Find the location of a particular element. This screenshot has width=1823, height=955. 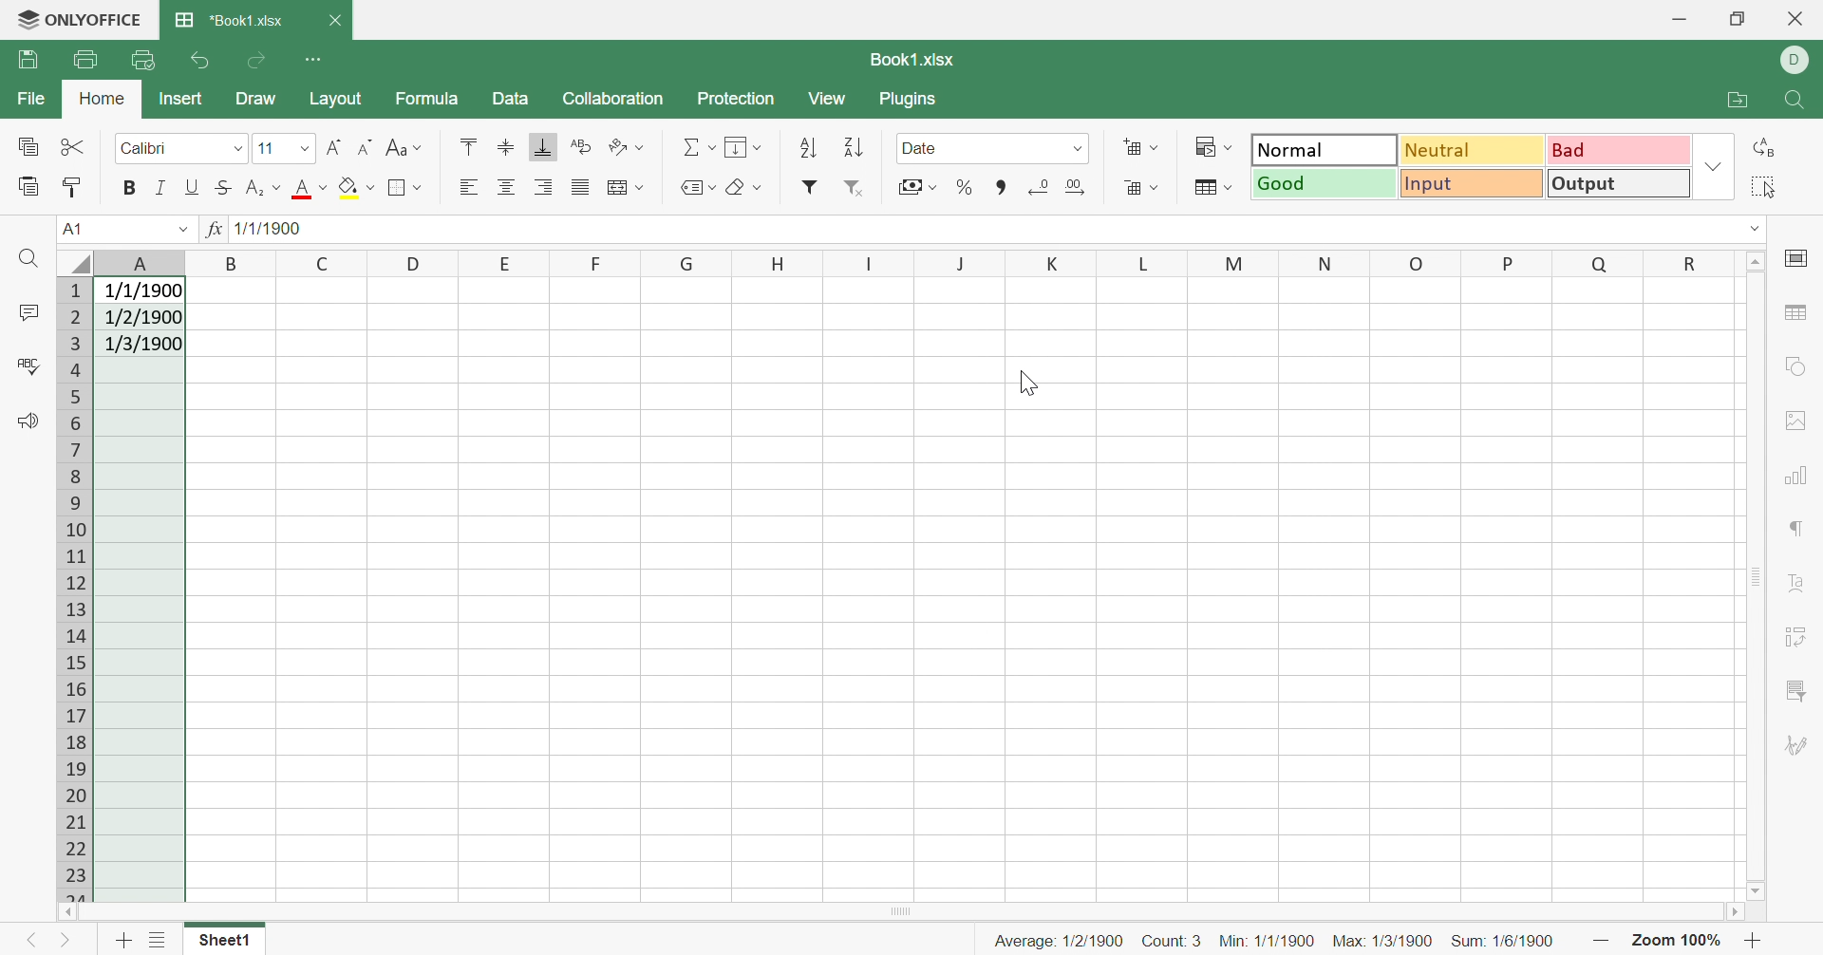

Redo is located at coordinates (260, 58).